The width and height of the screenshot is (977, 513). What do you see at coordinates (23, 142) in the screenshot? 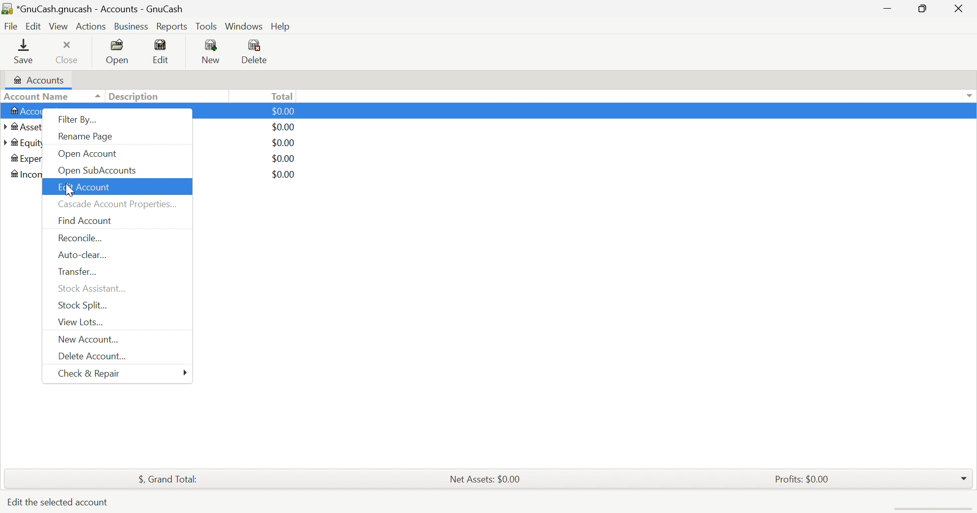
I see `Equity` at bounding box center [23, 142].